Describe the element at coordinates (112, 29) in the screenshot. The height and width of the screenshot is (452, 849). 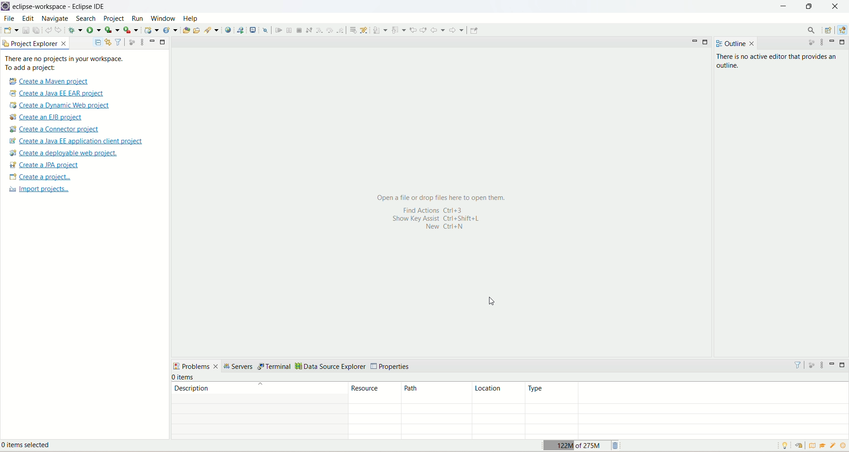
I see `coverage` at that location.